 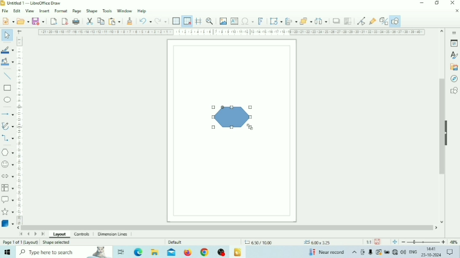 I want to click on Close, so click(x=452, y=3).